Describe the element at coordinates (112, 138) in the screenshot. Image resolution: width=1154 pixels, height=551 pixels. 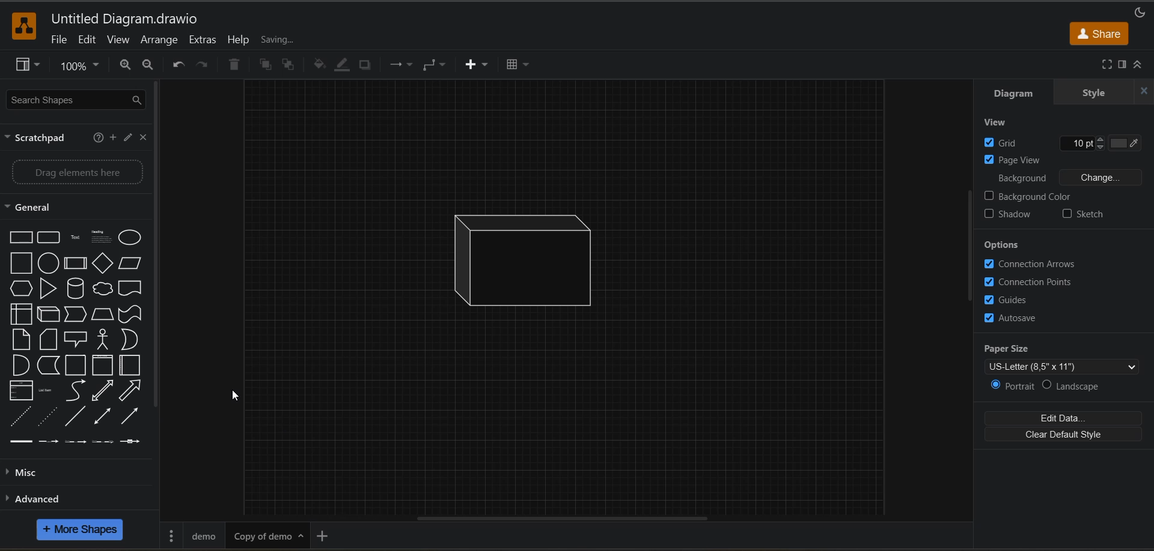
I see `add` at that location.